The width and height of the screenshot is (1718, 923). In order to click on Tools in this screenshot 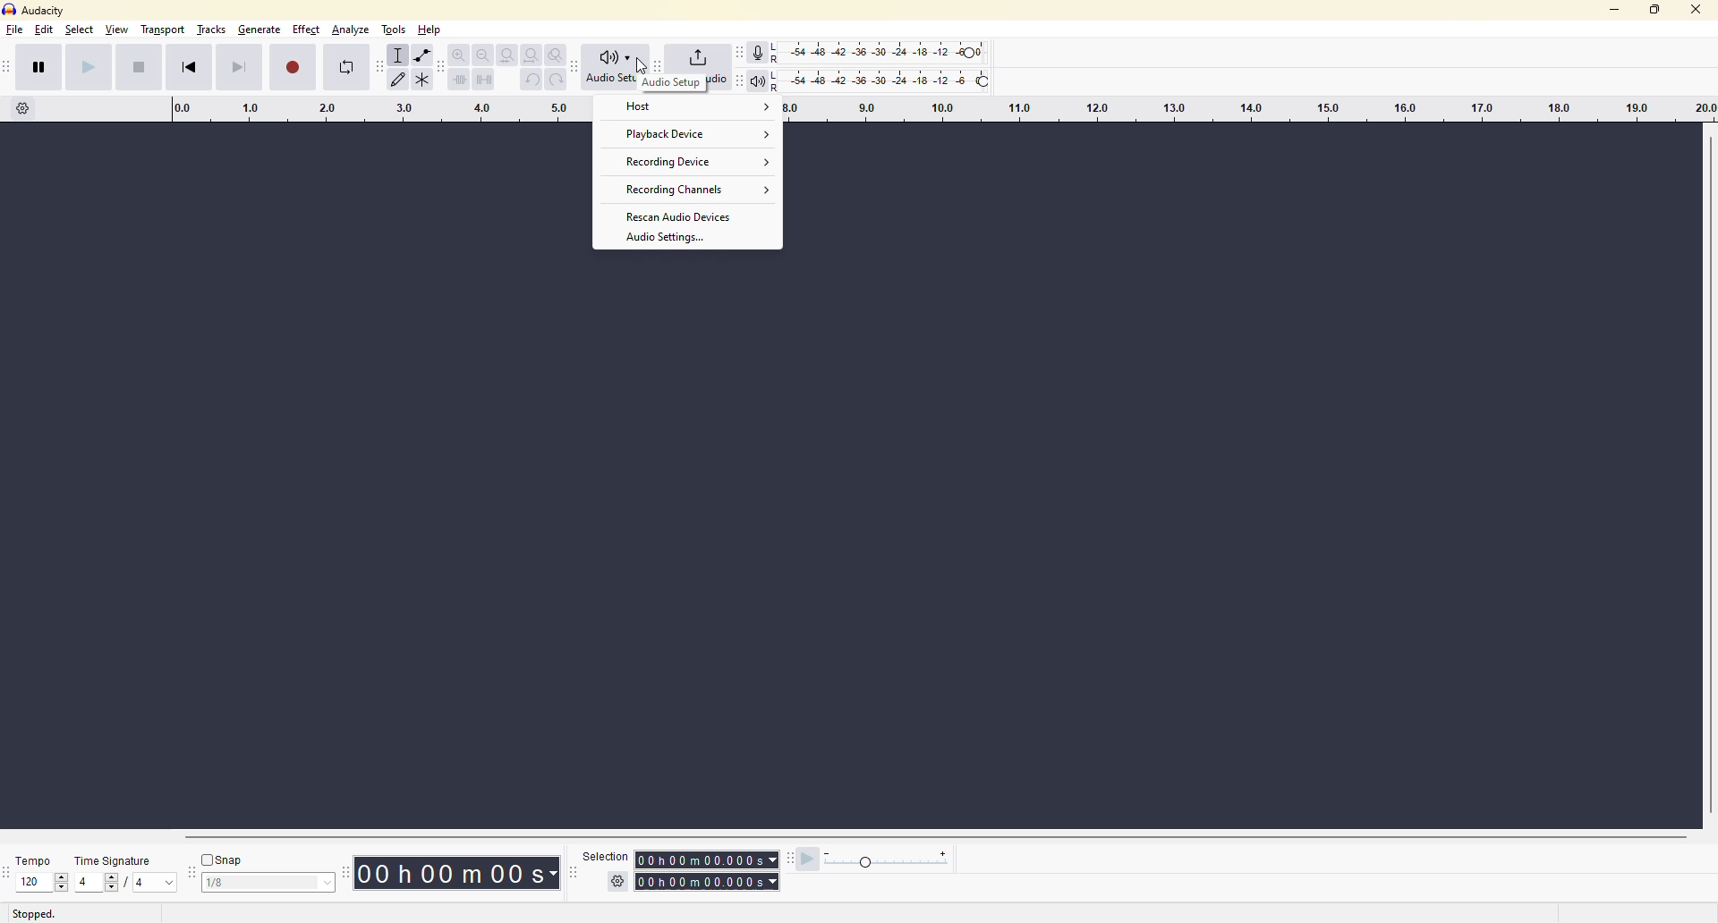, I will do `click(421, 80)`.